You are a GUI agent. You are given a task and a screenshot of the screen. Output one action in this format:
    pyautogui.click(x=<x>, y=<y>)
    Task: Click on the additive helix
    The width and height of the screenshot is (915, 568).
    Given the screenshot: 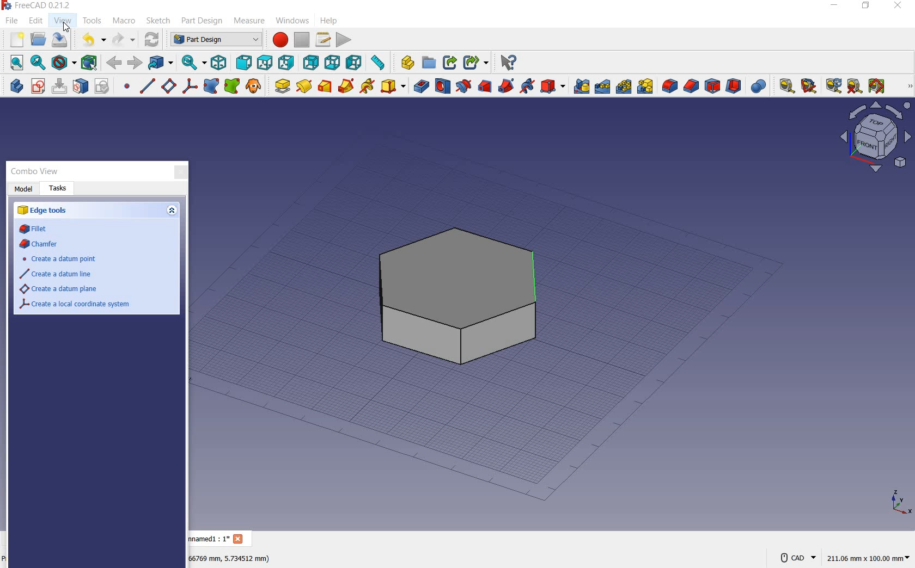 What is the action you would take?
    pyautogui.click(x=368, y=86)
    